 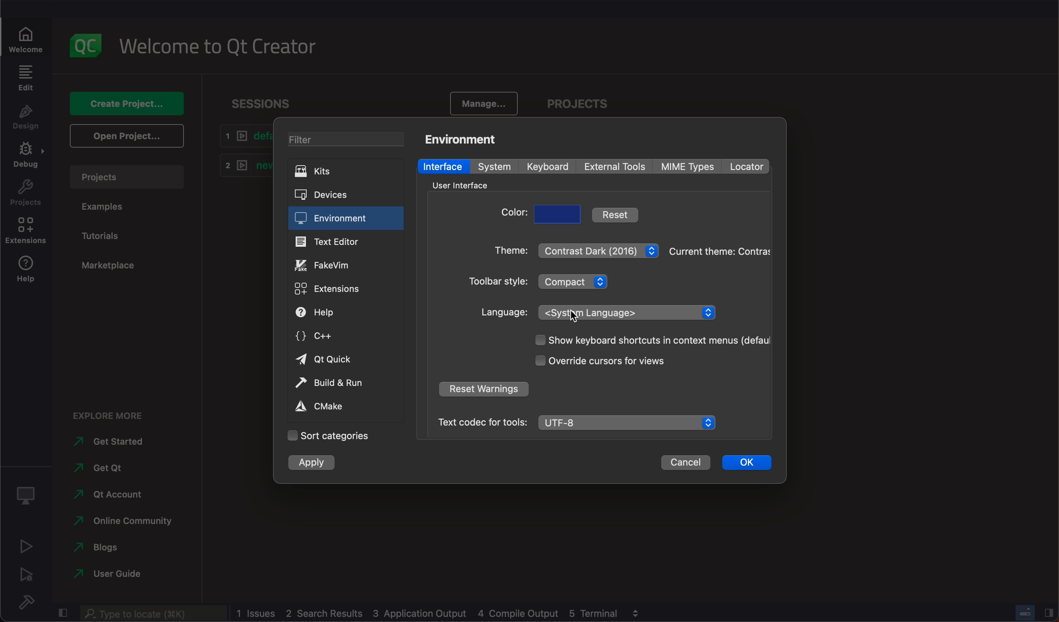 I want to click on run debug, so click(x=26, y=575).